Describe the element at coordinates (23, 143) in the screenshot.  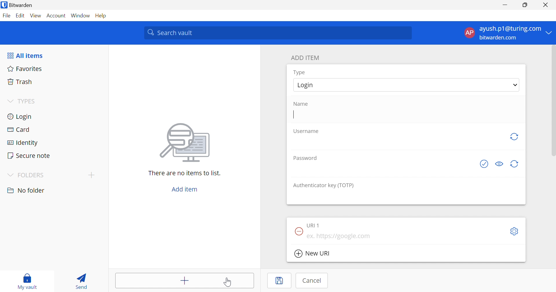
I see `Identity` at that location.